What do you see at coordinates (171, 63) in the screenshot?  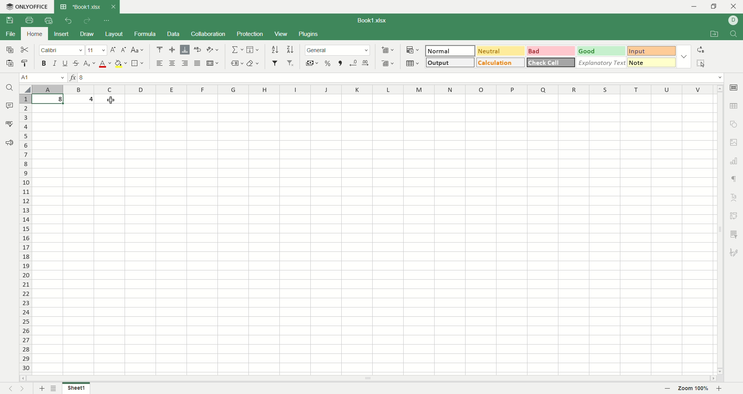 I see `align center` at bounding box center [171, 63].